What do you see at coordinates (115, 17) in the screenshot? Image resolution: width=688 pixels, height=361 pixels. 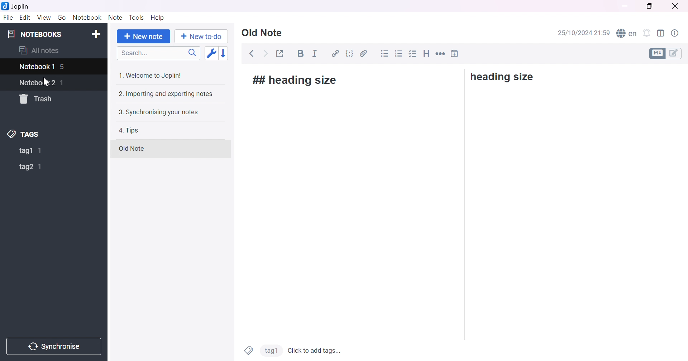 I see `Note` at bounding box center [115, 17].